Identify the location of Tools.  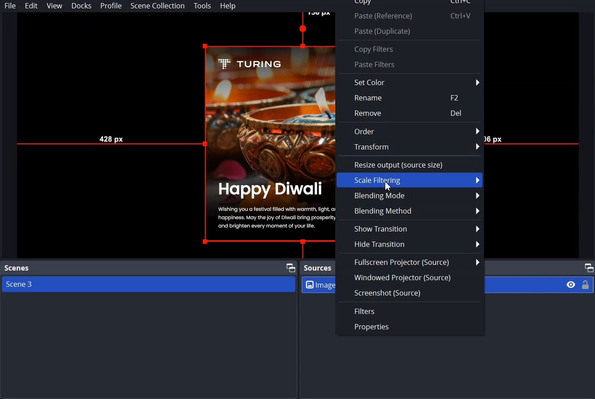
(202, 6).